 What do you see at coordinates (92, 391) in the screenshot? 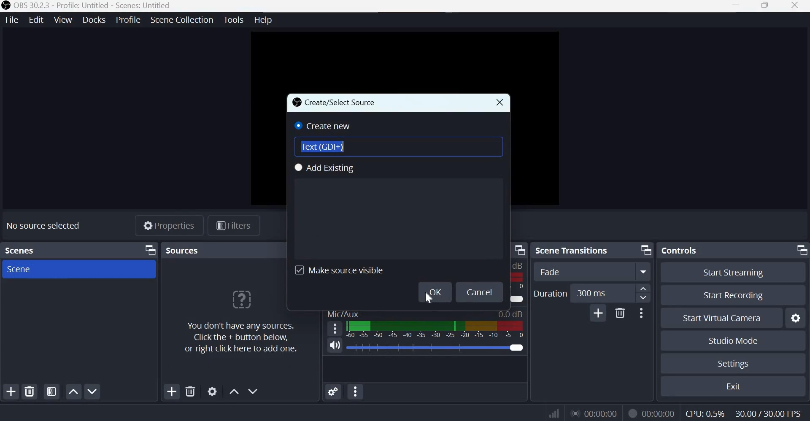
I see `Move scene up` at bounding box center [92, 391].